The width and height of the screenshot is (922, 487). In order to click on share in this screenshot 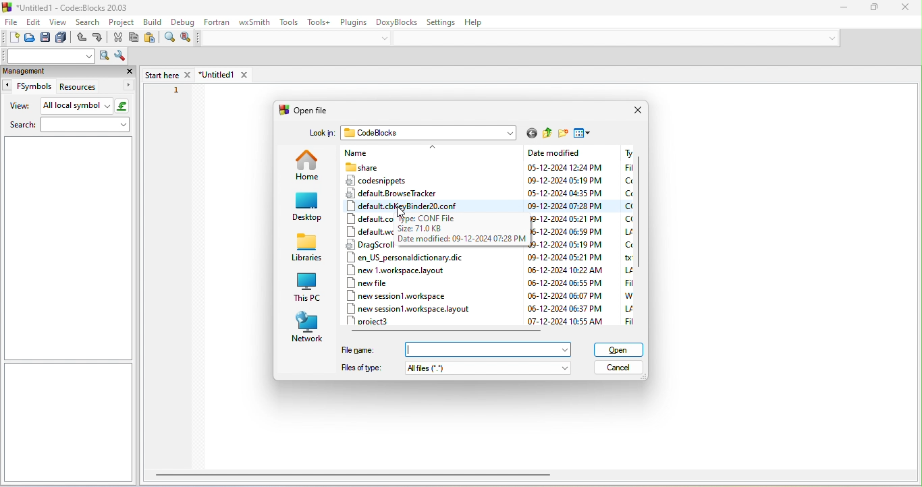, I will do `click(386, 166)`.